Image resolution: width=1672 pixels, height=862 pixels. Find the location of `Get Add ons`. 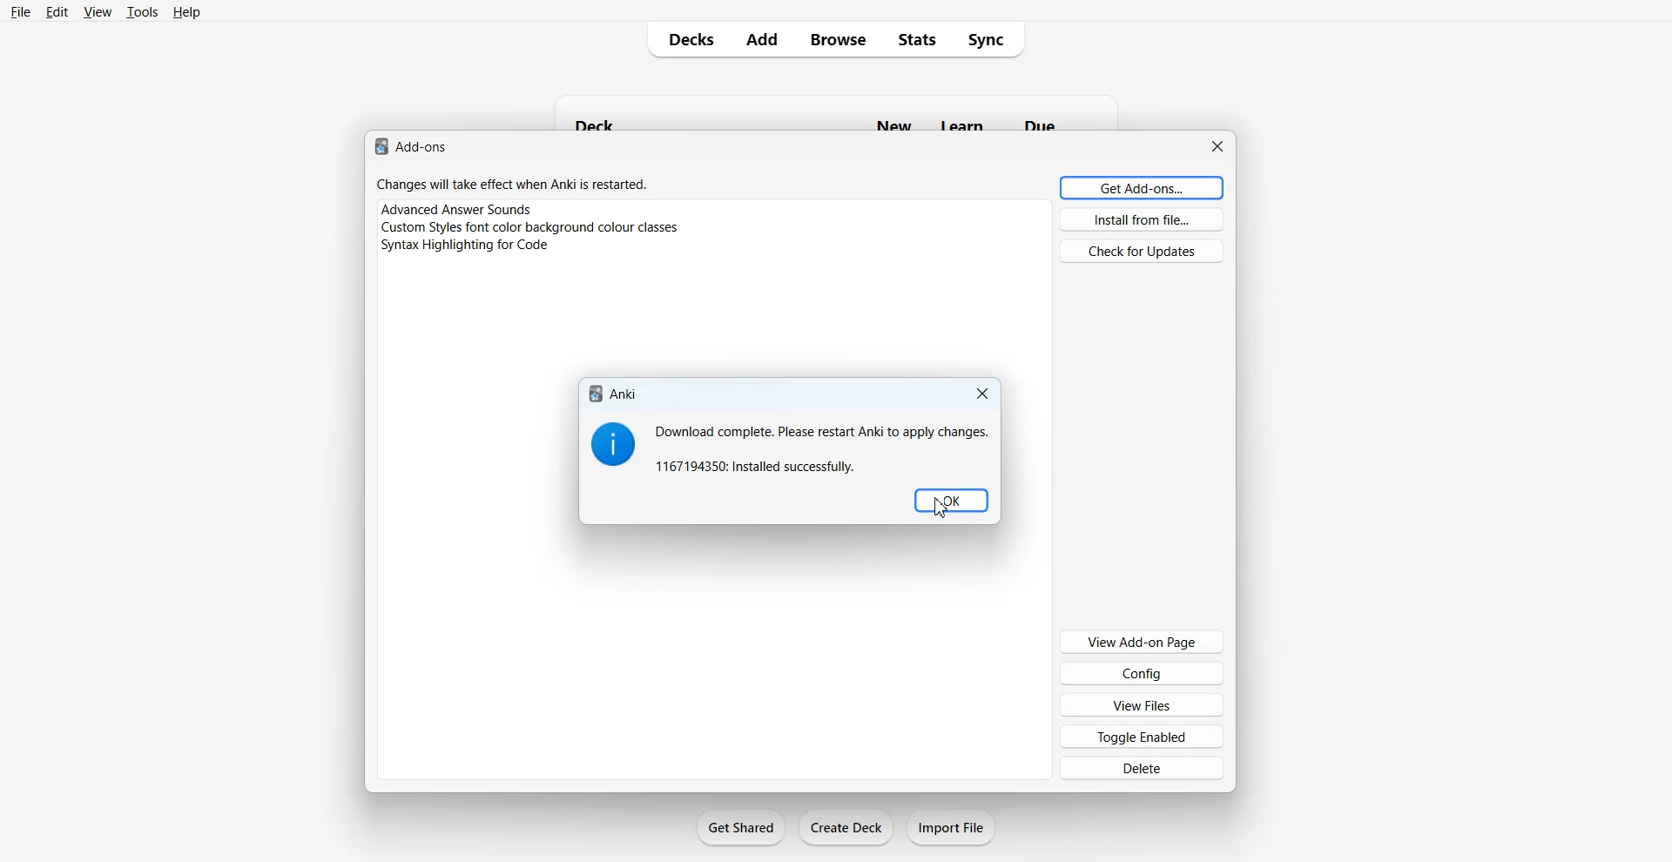

Get Add ons is located at coordinates (1142, 187).